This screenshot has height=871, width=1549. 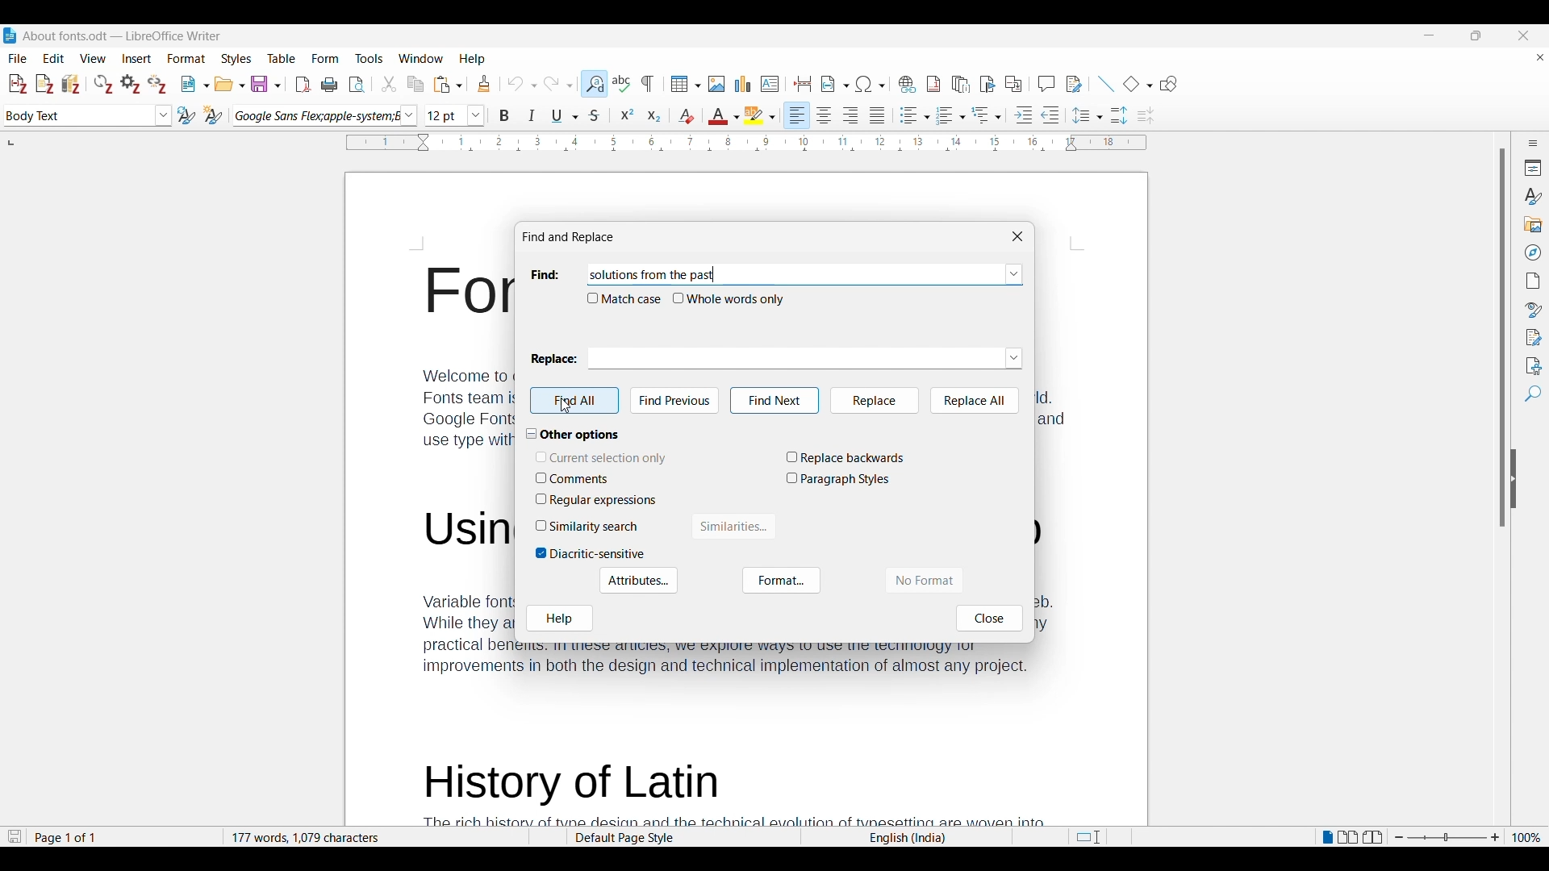 What do you see at coordinates (357, 85) in the screenshot?
I see `Toggle print preview` at bounding box center [357, 85].